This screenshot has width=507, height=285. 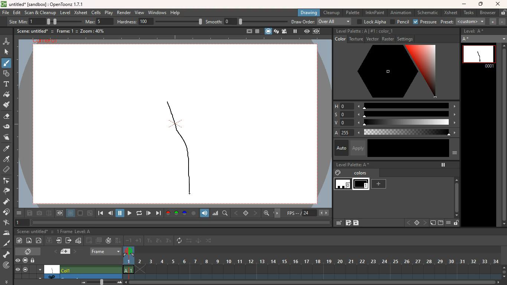 I want to click on grid, so click(x=348, y=223).